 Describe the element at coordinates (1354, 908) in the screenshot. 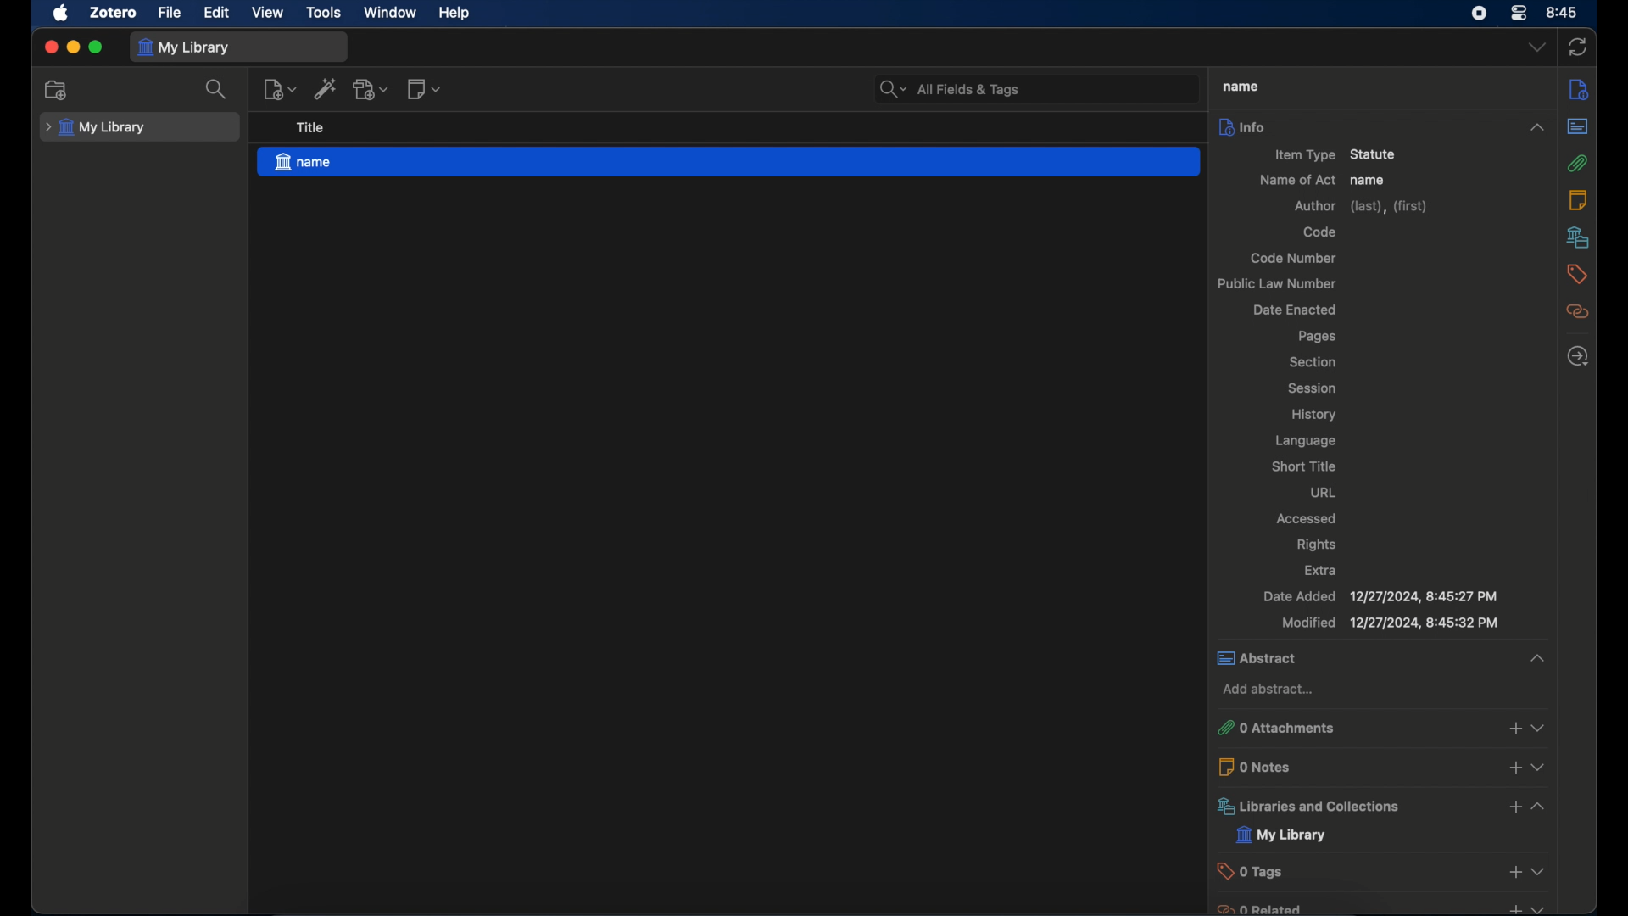

I see `0 related` at that location.